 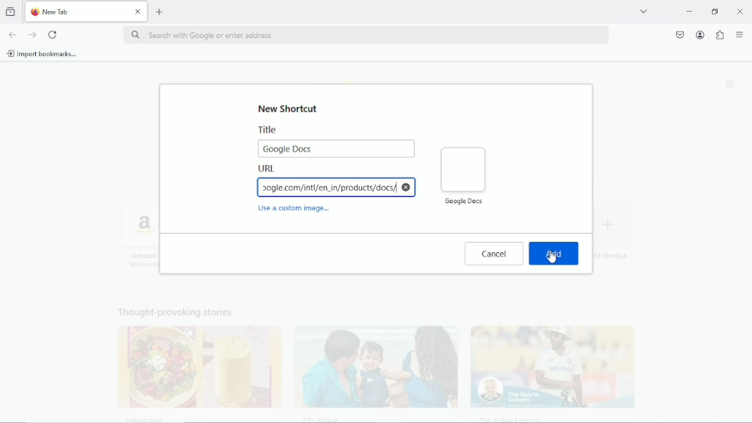 What do you see at coordinates (290, 108) in the screenshot?
I see `New shortcut` at bounding box center [290, 108].